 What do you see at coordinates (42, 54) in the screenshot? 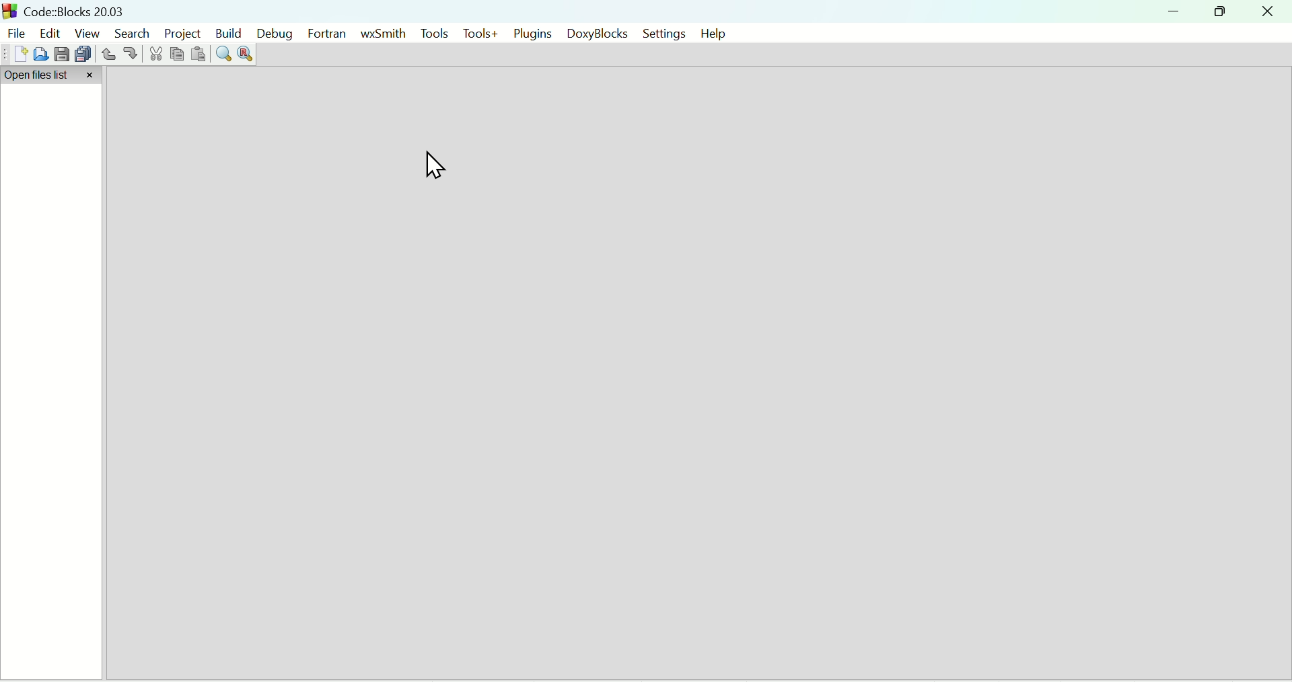
I see `Open file` at bounding box center [42, 54].